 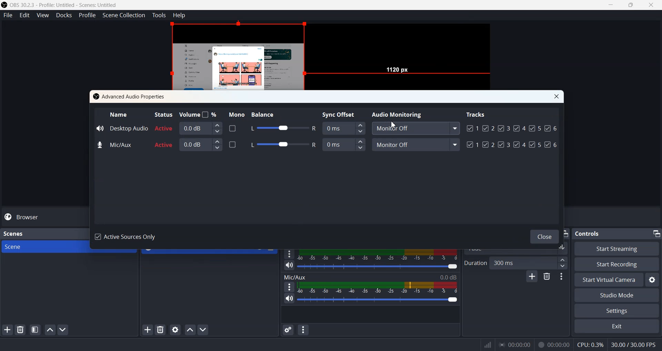 What do you see at coordinates (179, 15) in the screenshot?
I see `Help` at bounding box center [179, 15].